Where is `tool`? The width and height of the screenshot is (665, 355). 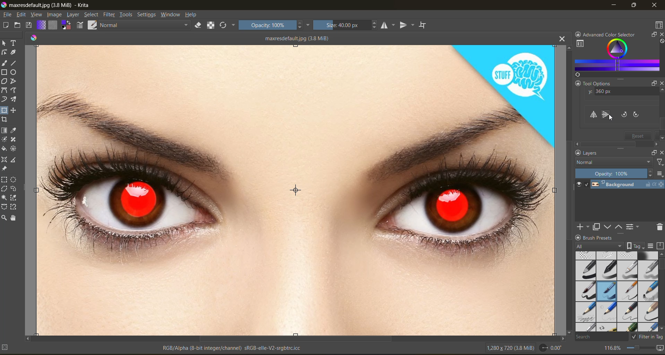
tool is located at coordinates (6, 120).